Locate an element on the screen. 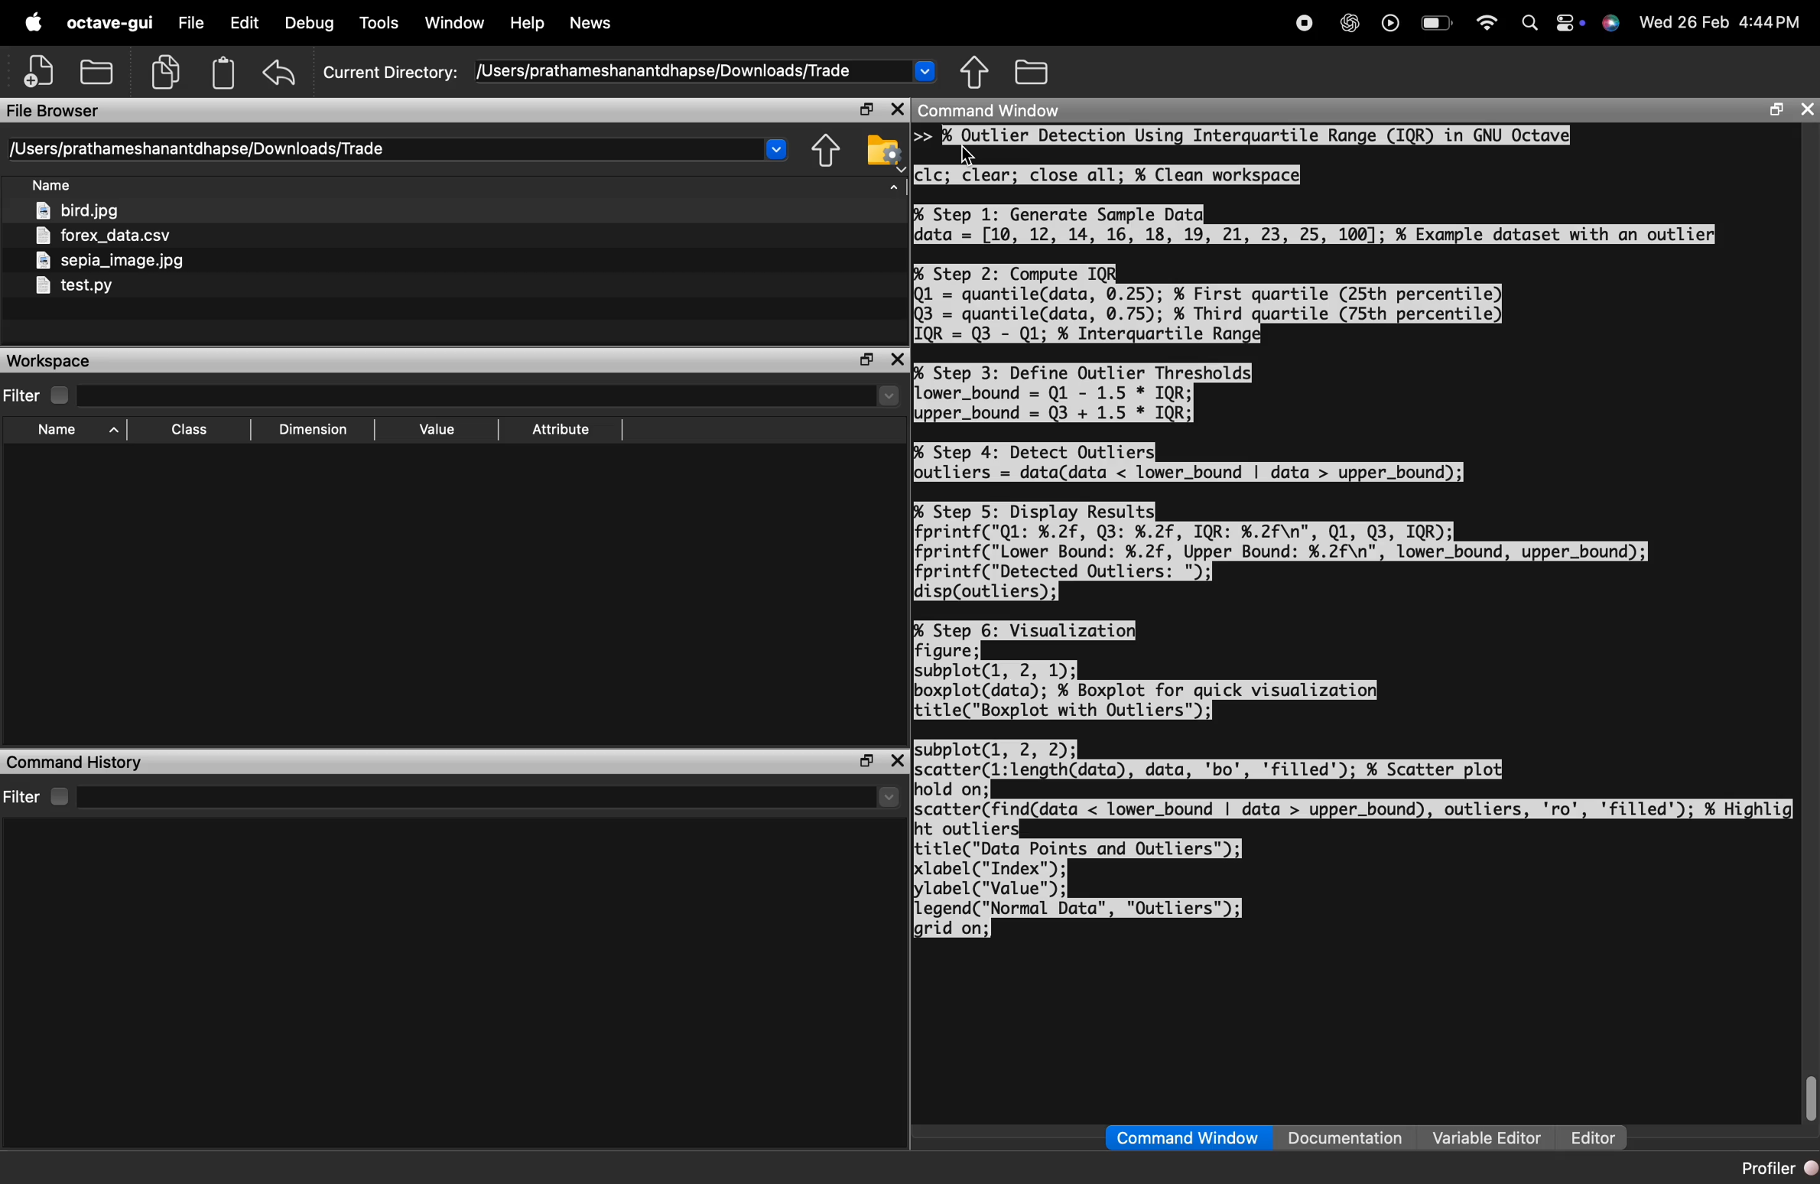  copy is located at coordinates (165, 72).